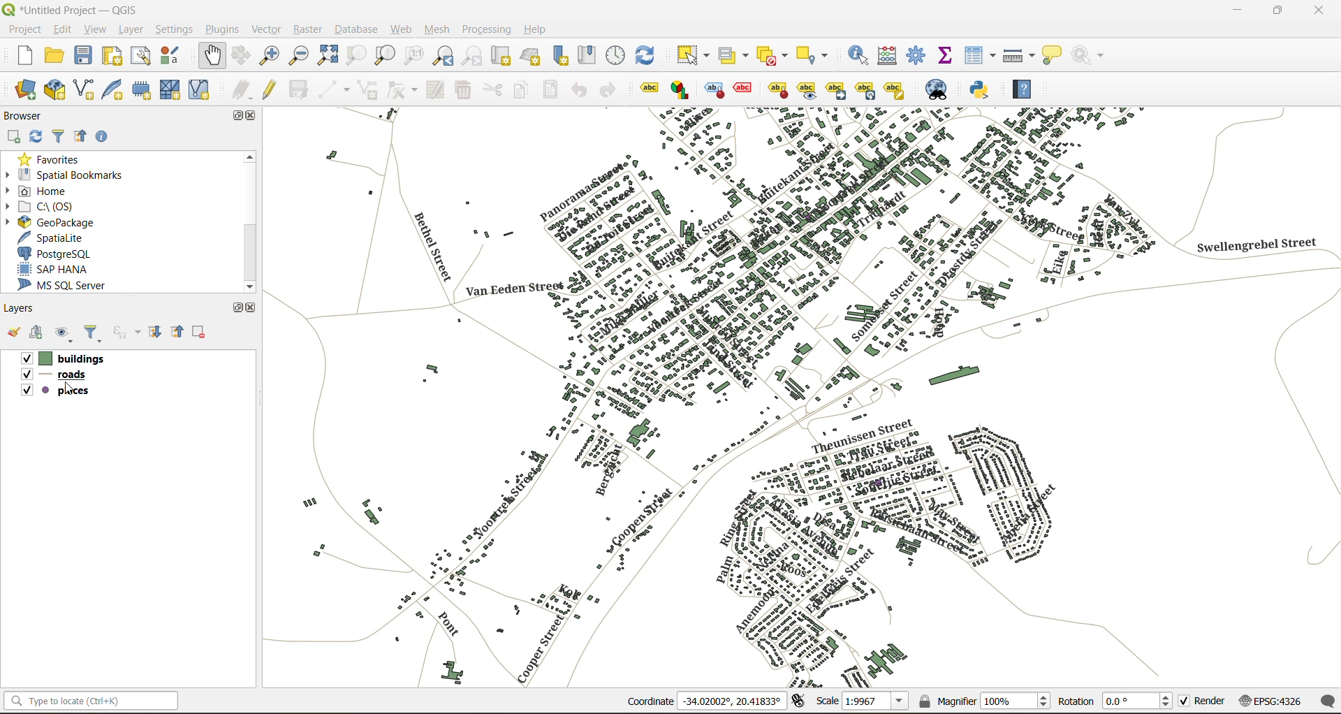  Describe the element at coordinates (465, 91) in the screenshot. I see `delete` at that location.